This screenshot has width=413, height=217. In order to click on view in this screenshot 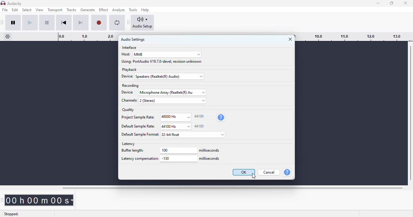, I will do `click(40, 10)`.